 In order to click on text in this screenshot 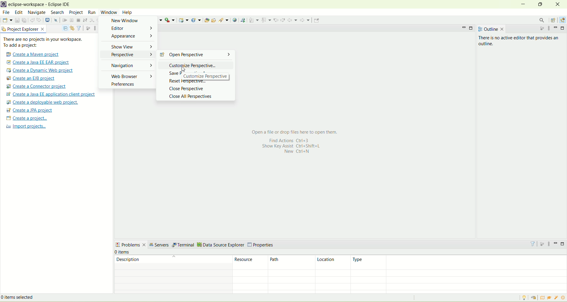, I will do `click(46, 42)`.